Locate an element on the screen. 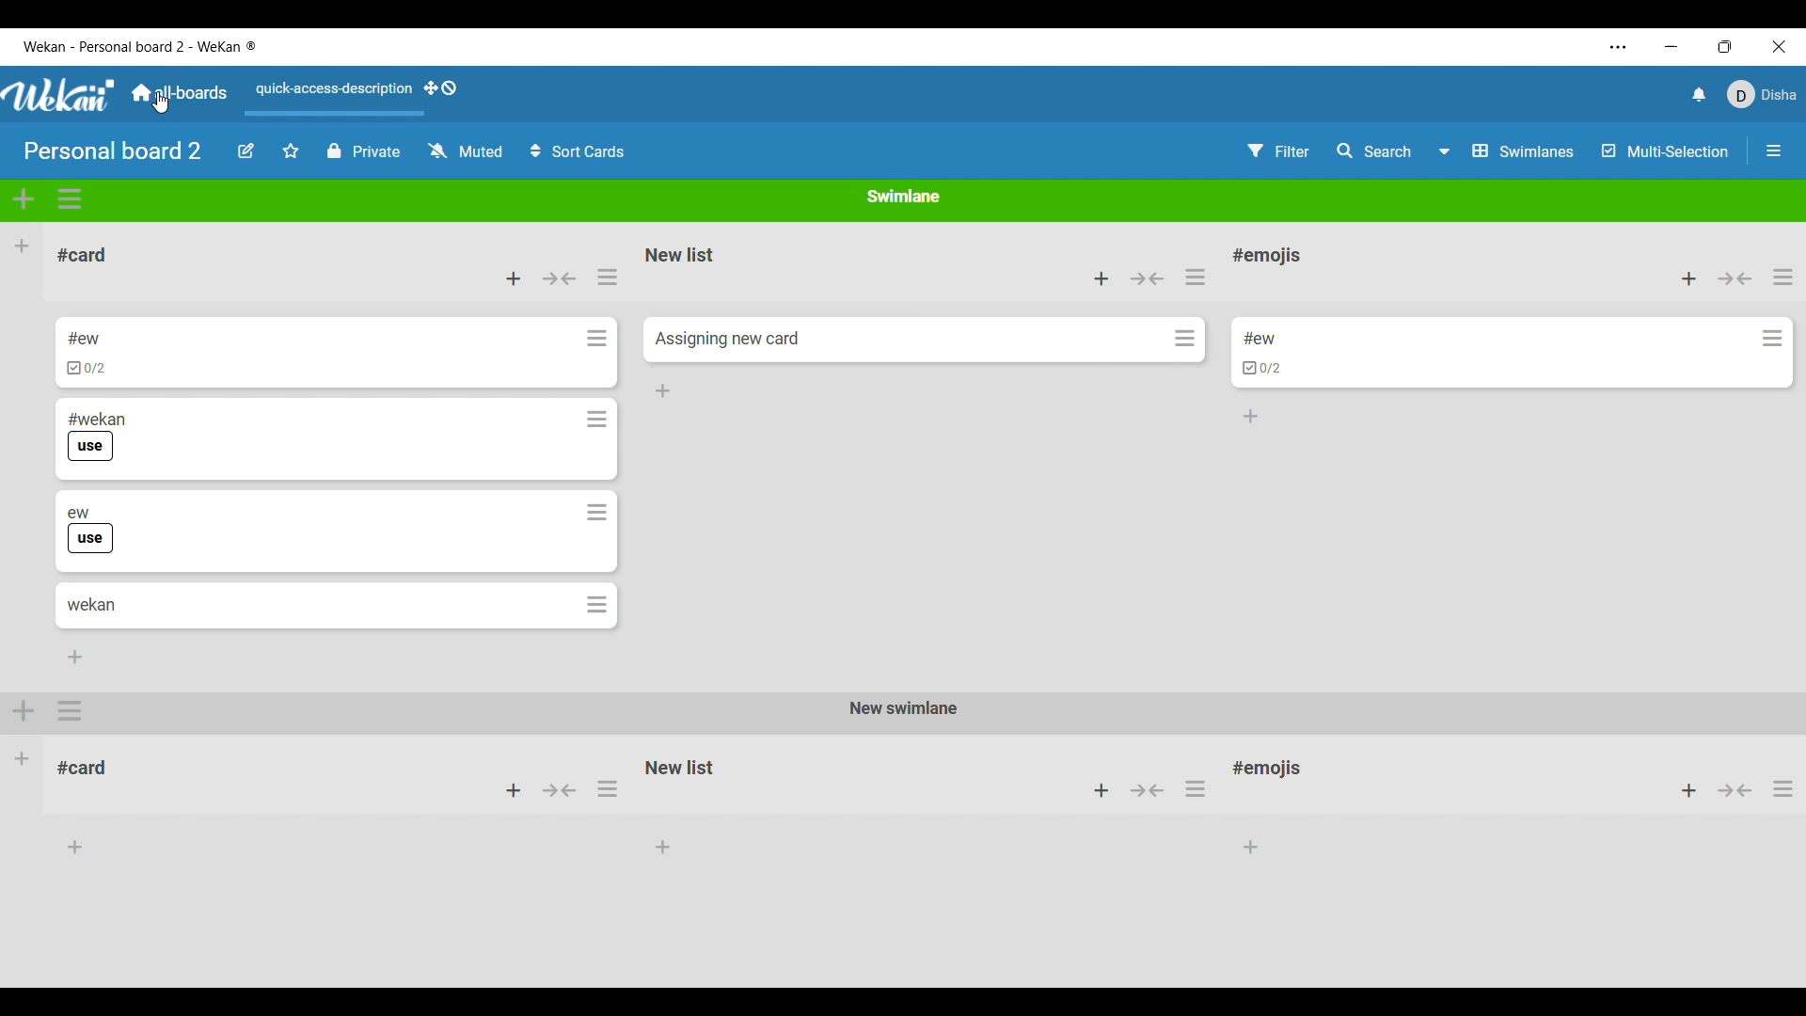 The height and width of the screenshot is (1016, 1806). add is located at coordinates (1687, 793).